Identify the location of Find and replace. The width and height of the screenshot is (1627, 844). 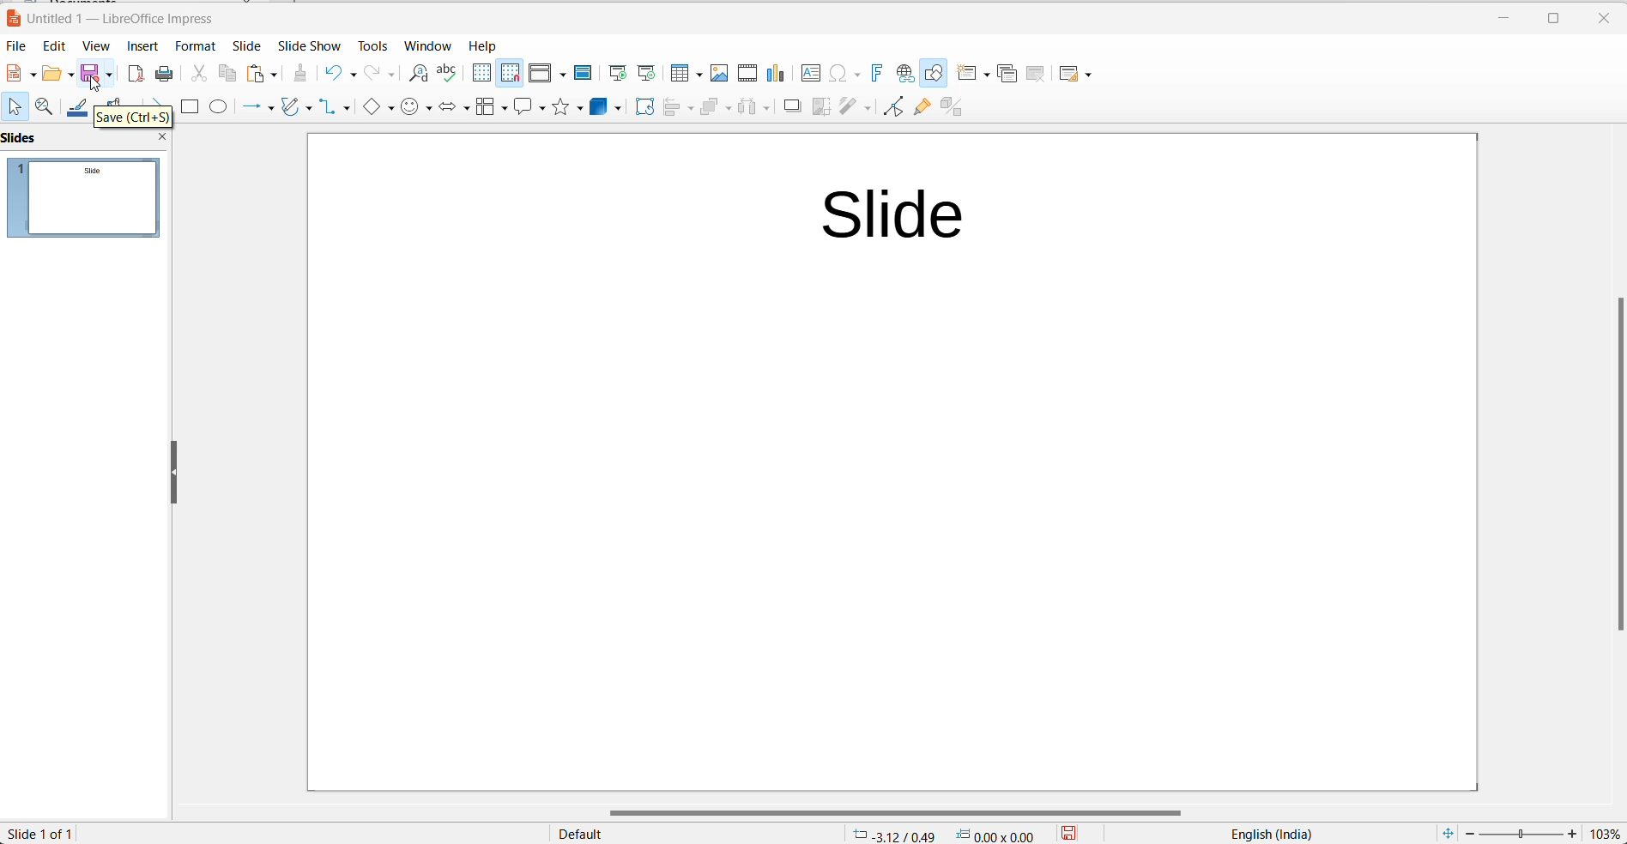
(418, 72).